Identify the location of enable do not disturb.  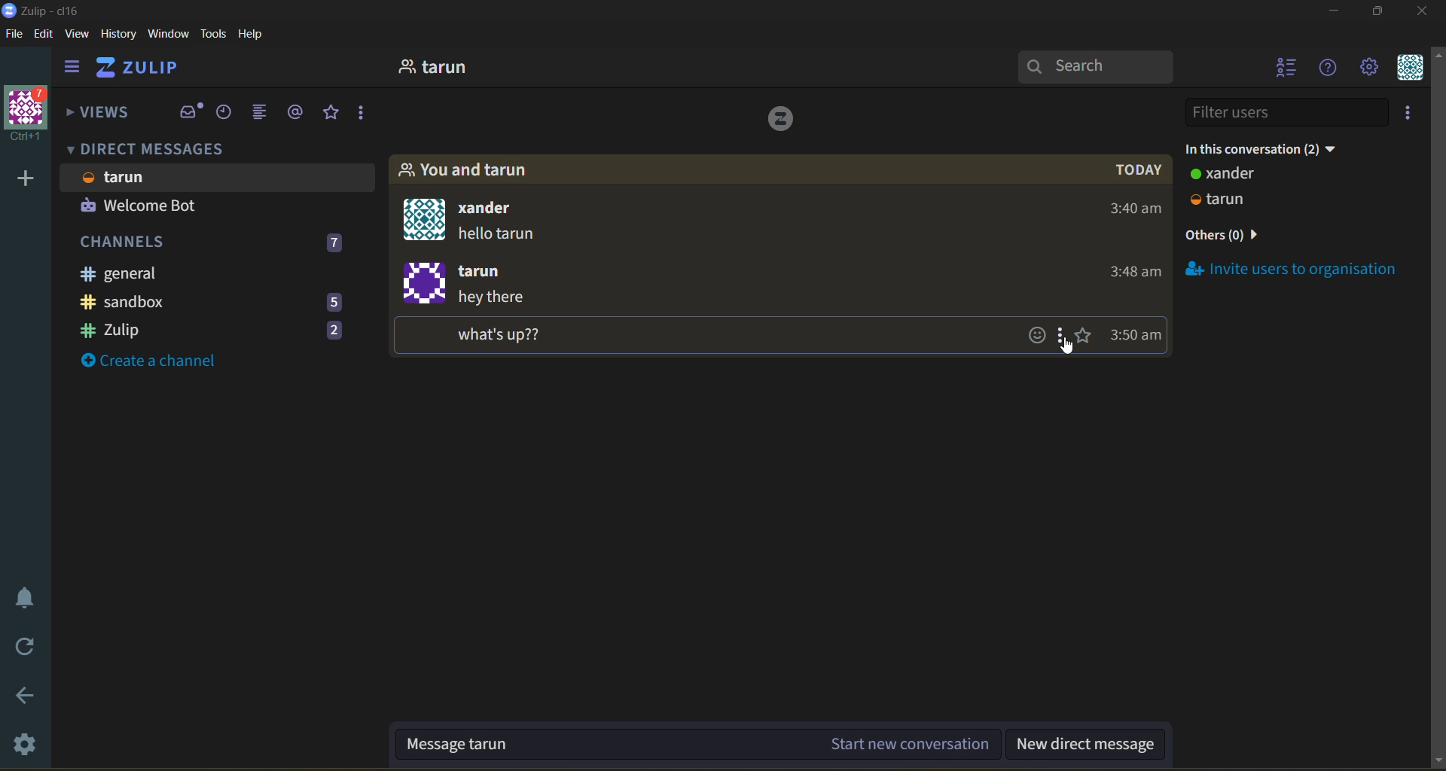
(23, 598).